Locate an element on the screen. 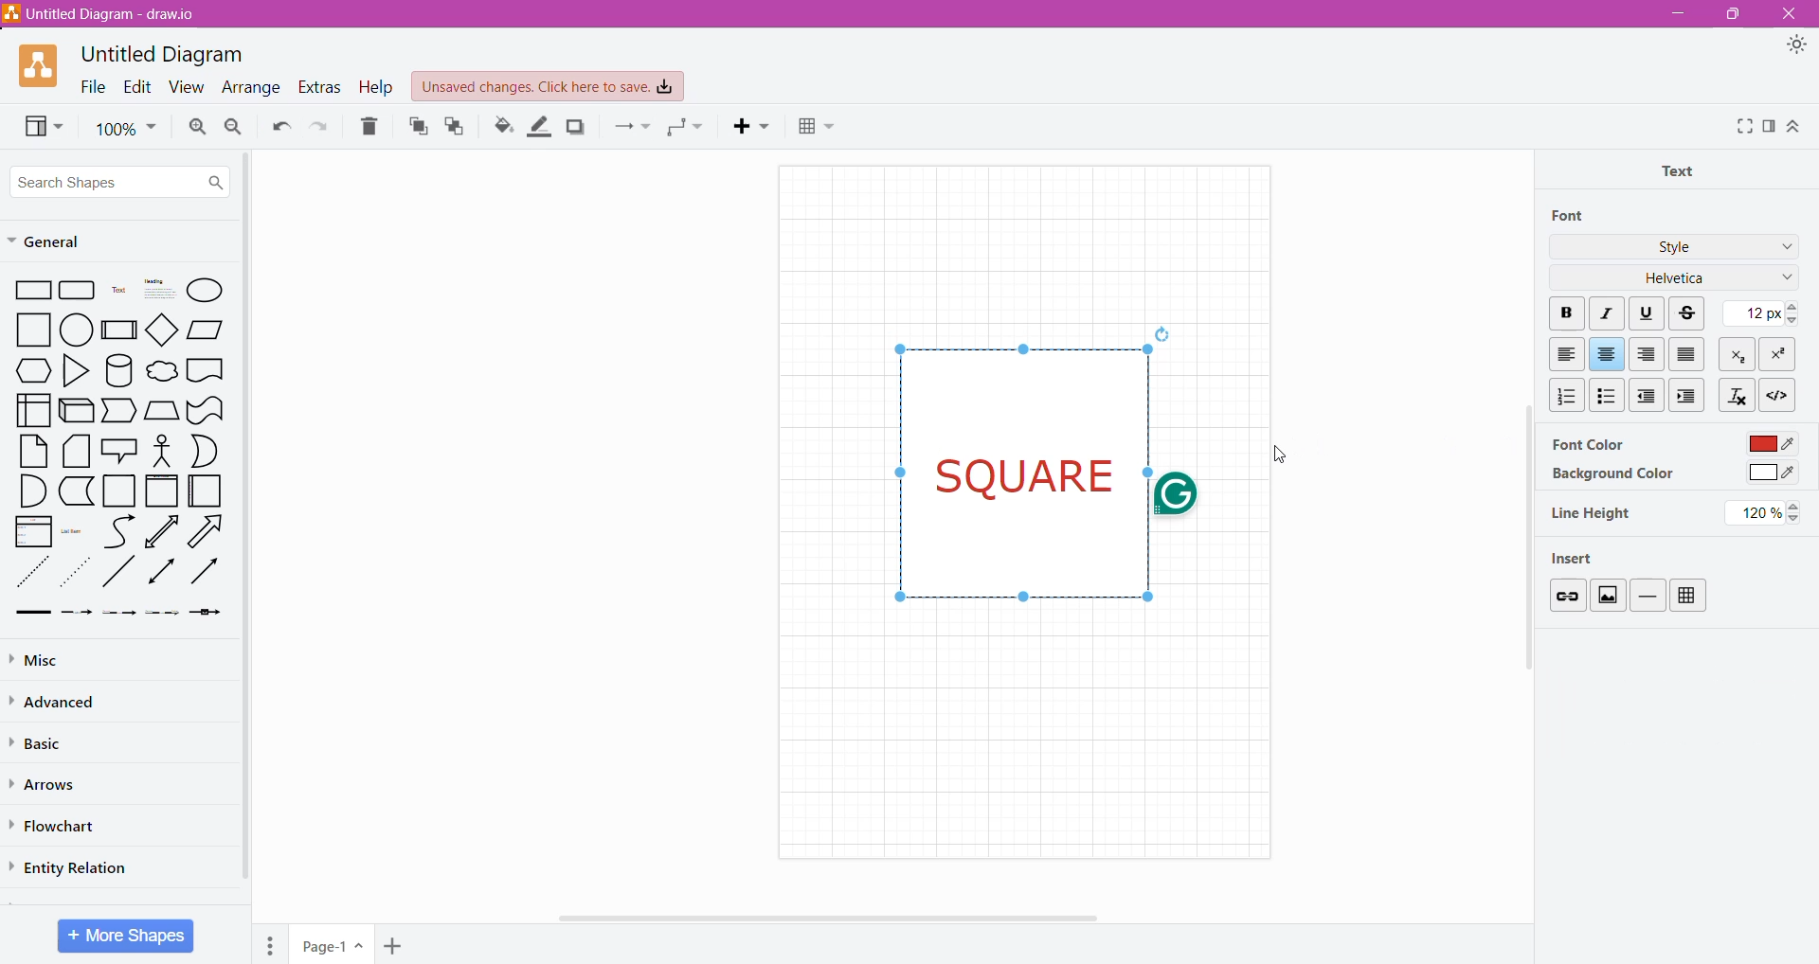  Triangle  is located at coordinates (75, 369).